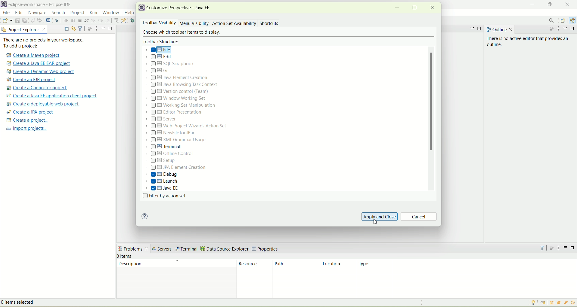  Describe the element at coordinates (163, 161) in the screenshot. I see `setup` at that location.